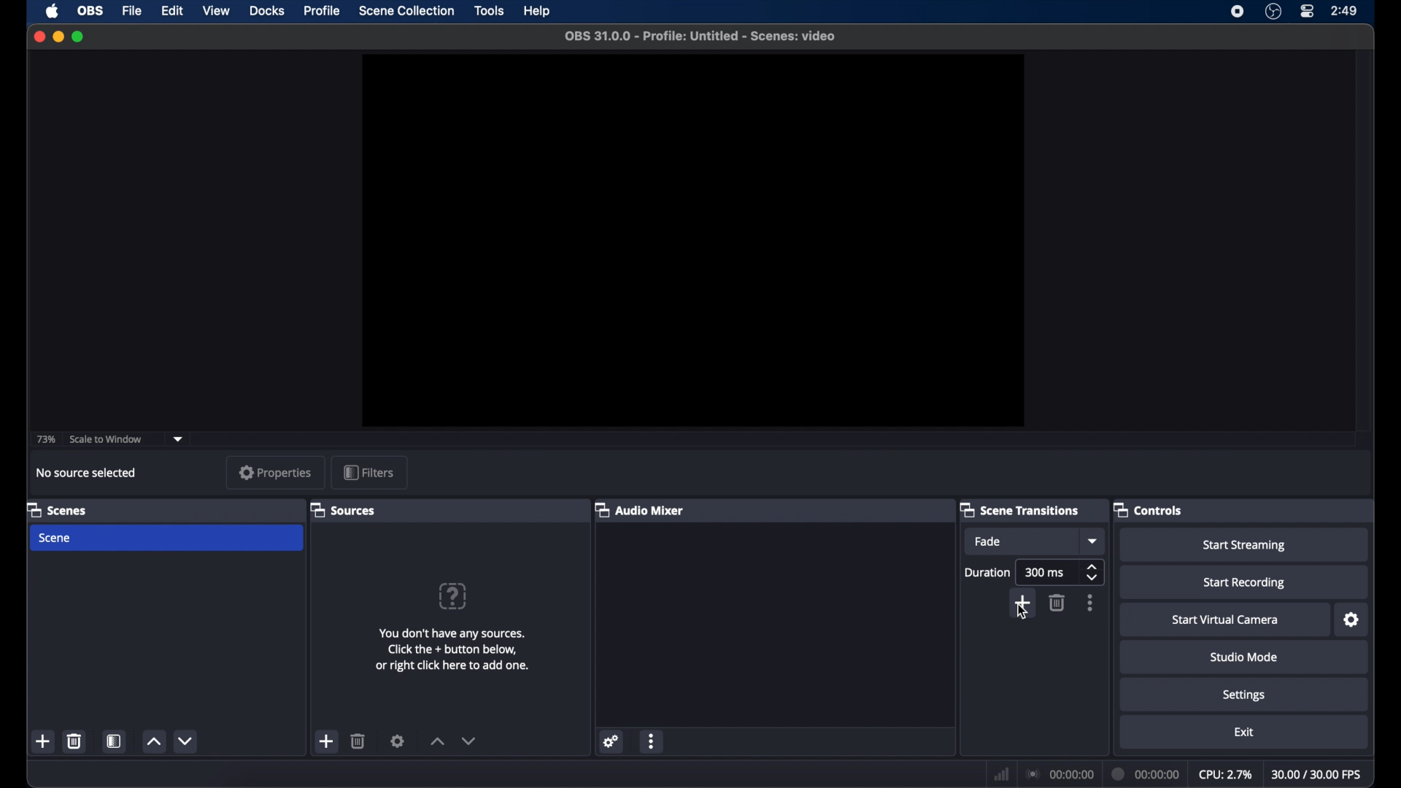  What do you see at coordinates (57, 511) in the screenshot?
I see `scenes` at bounding box center [57, 511].